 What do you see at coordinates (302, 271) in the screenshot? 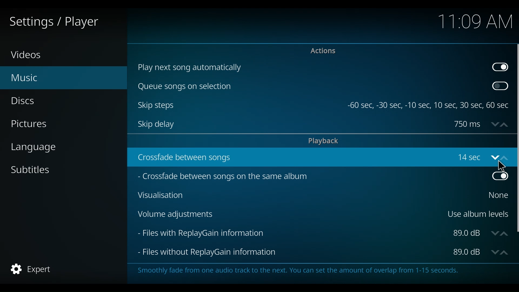
I see `Smoothly fade from one audio track to the next. You can set the amount of overlap from 1-15 seconds.` at bounding box center [302, 271].